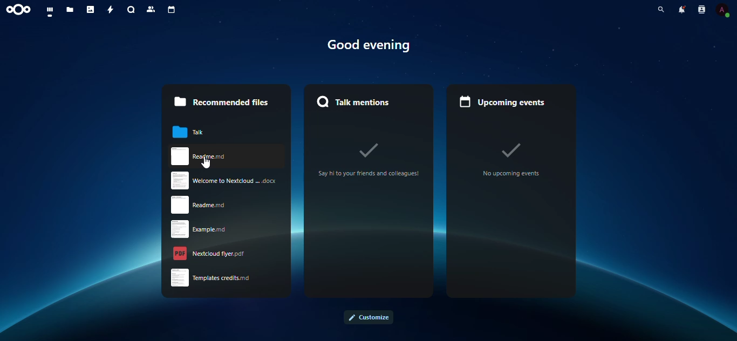 The height and width of the screenshot is (341, 737). What do you see at coordinates (196, 132) in the screenshot?
I see `talk` at bounding box center [196, 132].